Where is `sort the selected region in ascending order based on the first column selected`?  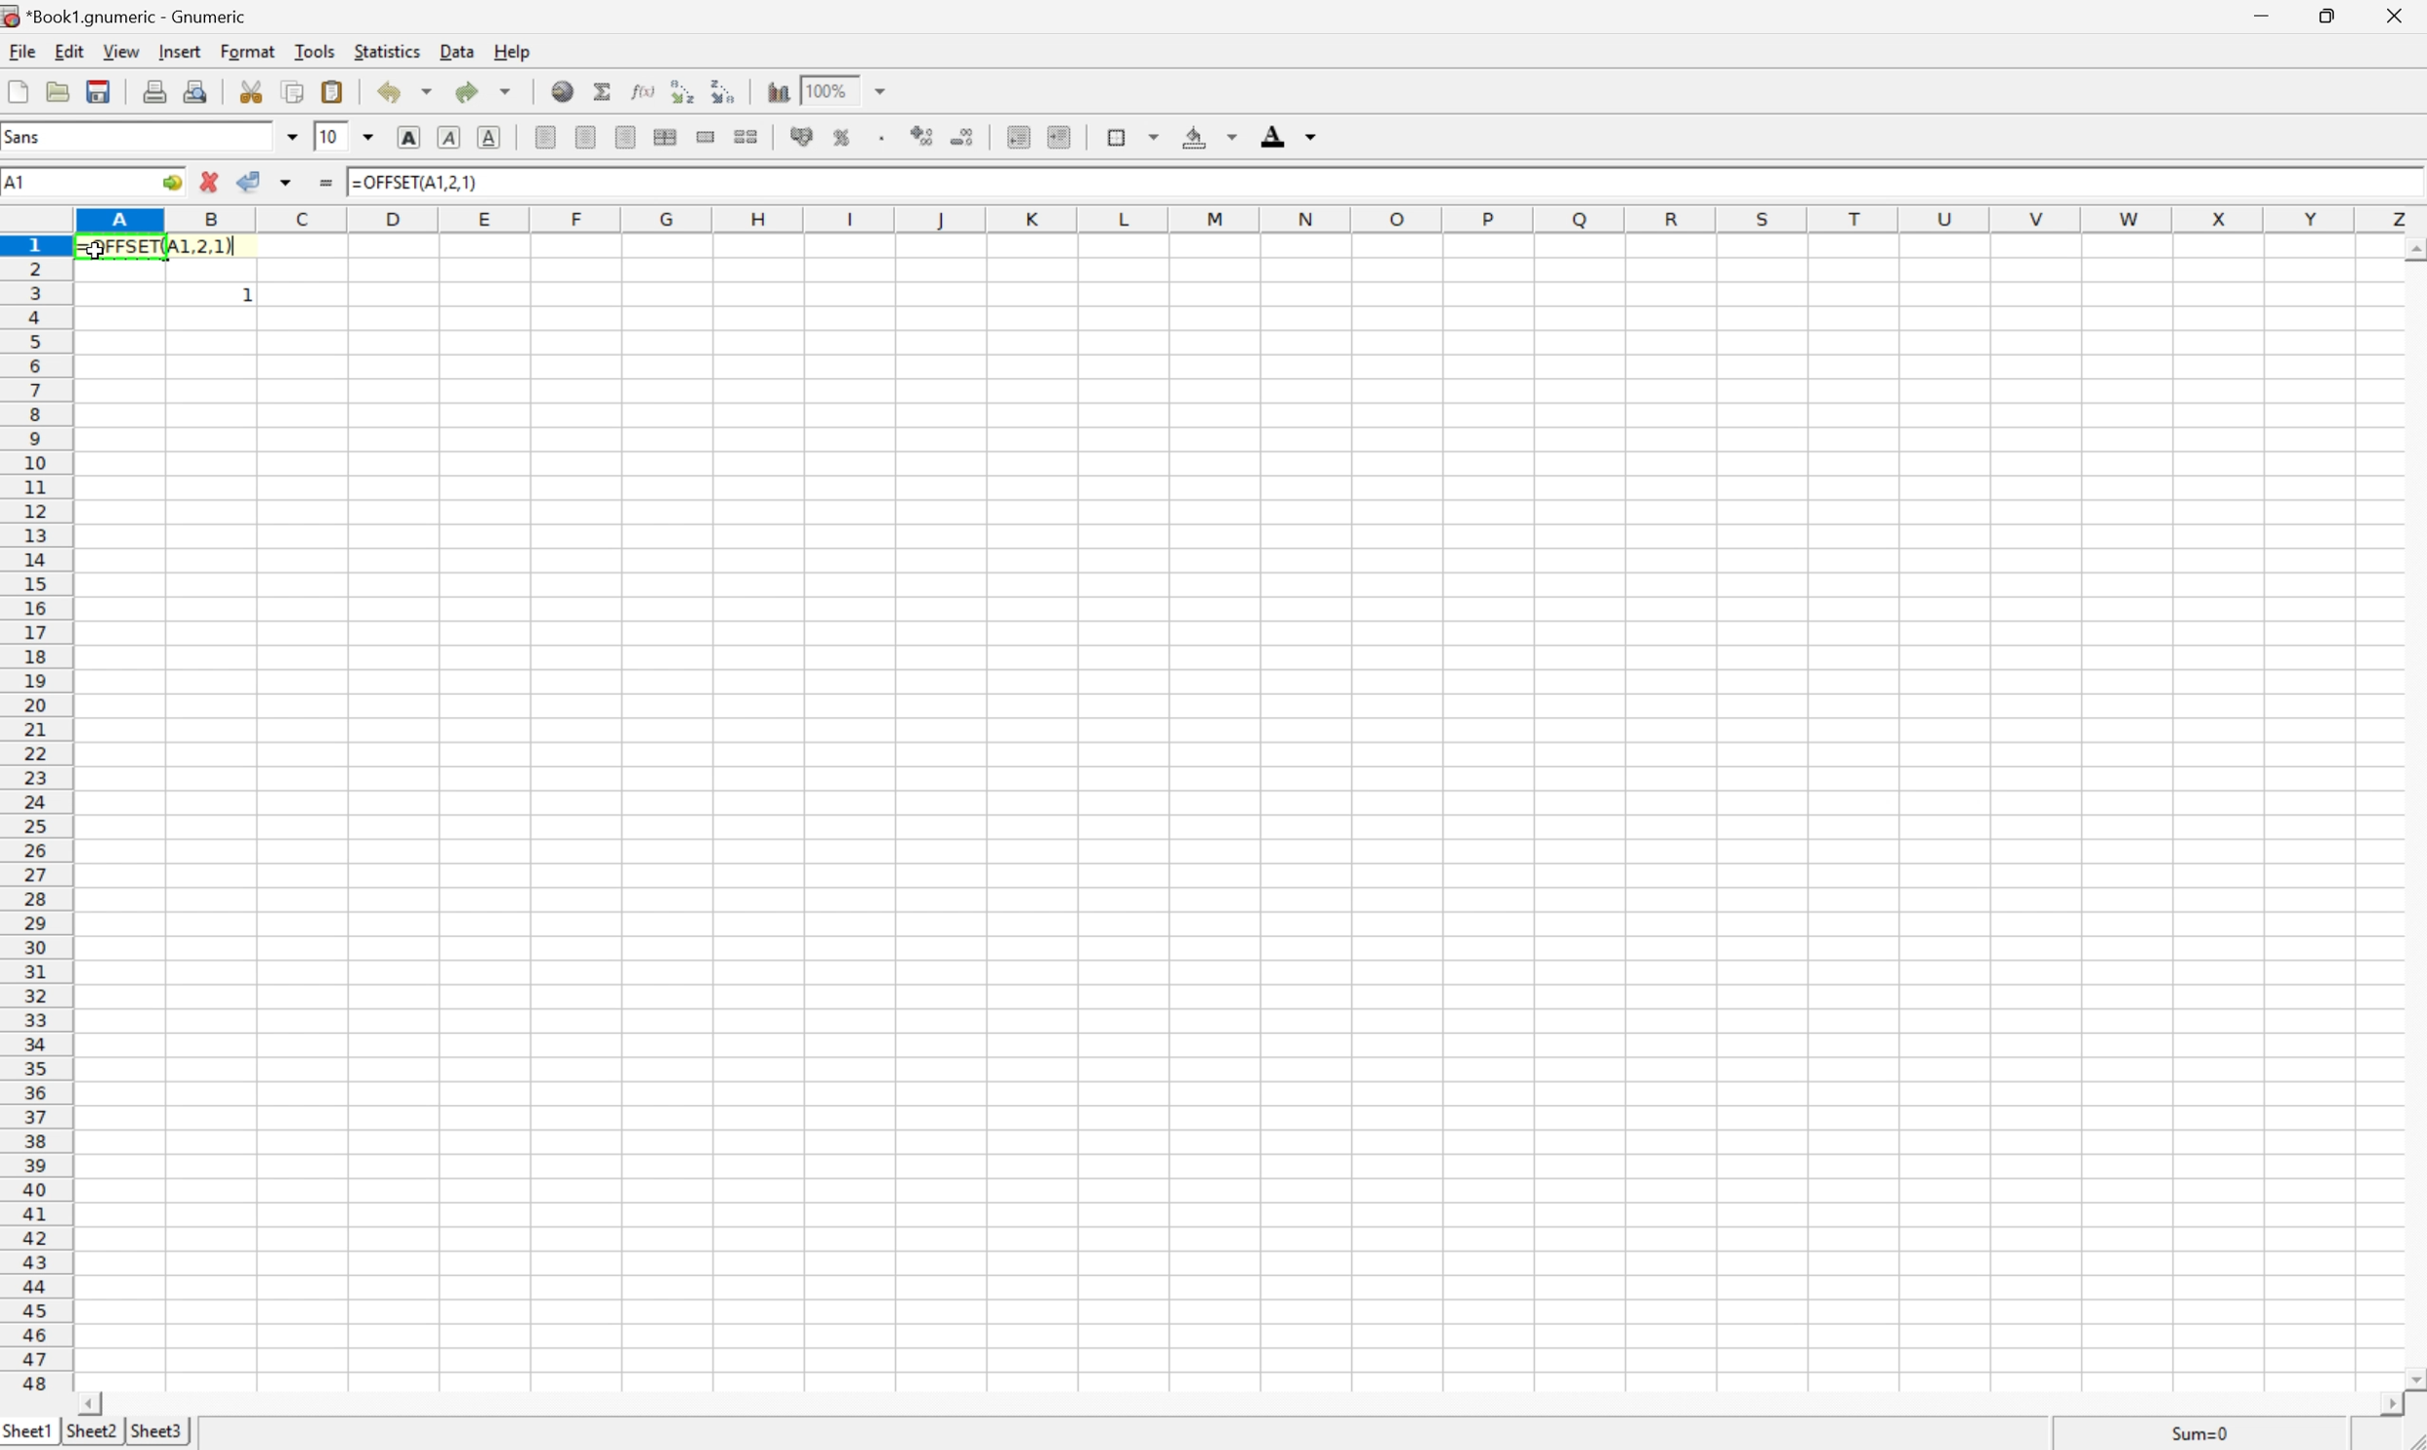
sort the selected region in ascending order based on the first column selected is located at coordinates (683, 91).